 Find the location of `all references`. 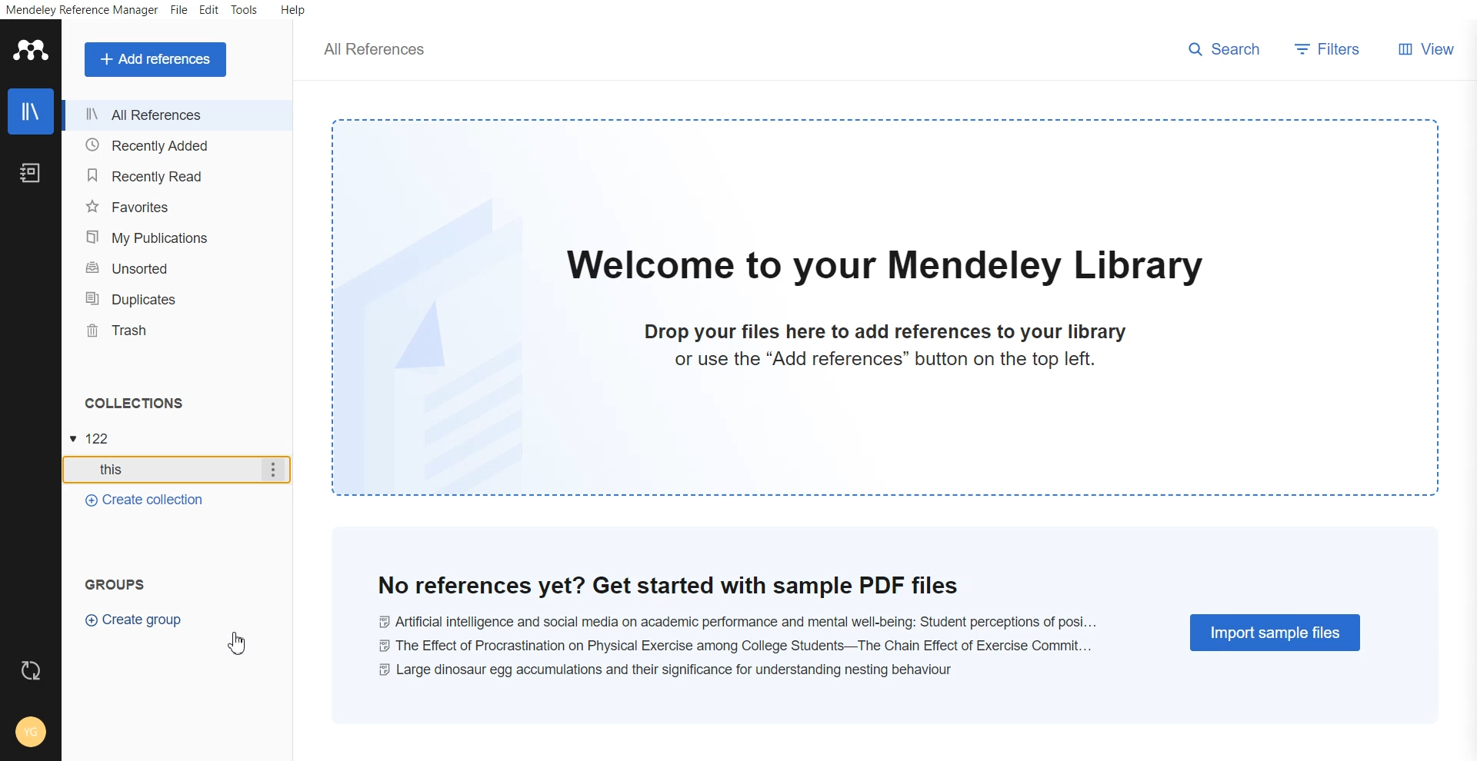

all references is located at coordinates (369, 50).